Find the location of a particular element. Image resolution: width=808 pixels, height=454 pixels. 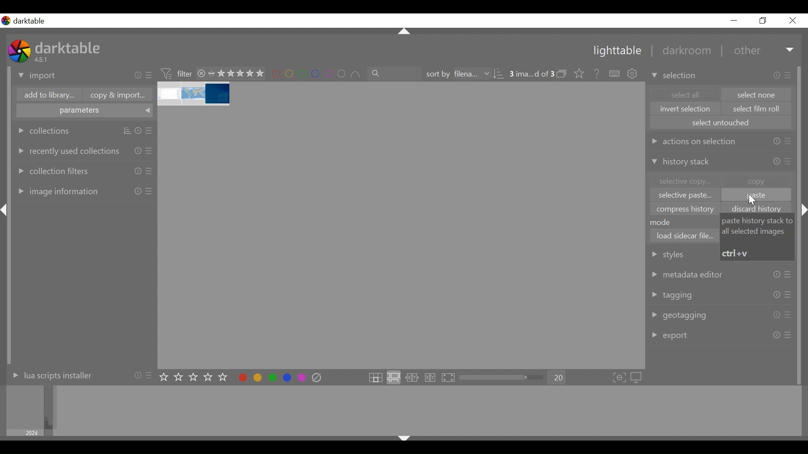

history stack is located at coordinates (683, 163).